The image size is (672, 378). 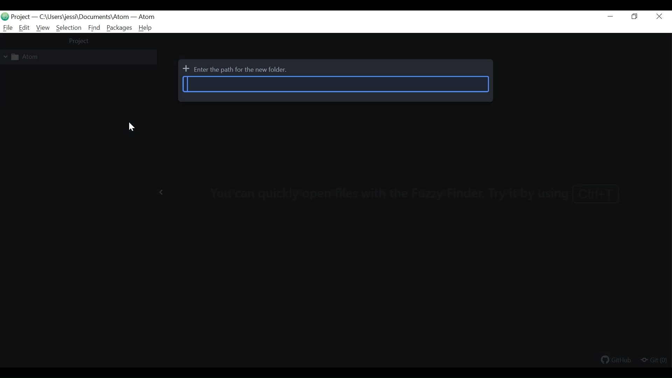 What do you see at coordinates (336, 84) in the screenshot?
I see `Enter the path for the new folder` at bounding box center [336, 84].